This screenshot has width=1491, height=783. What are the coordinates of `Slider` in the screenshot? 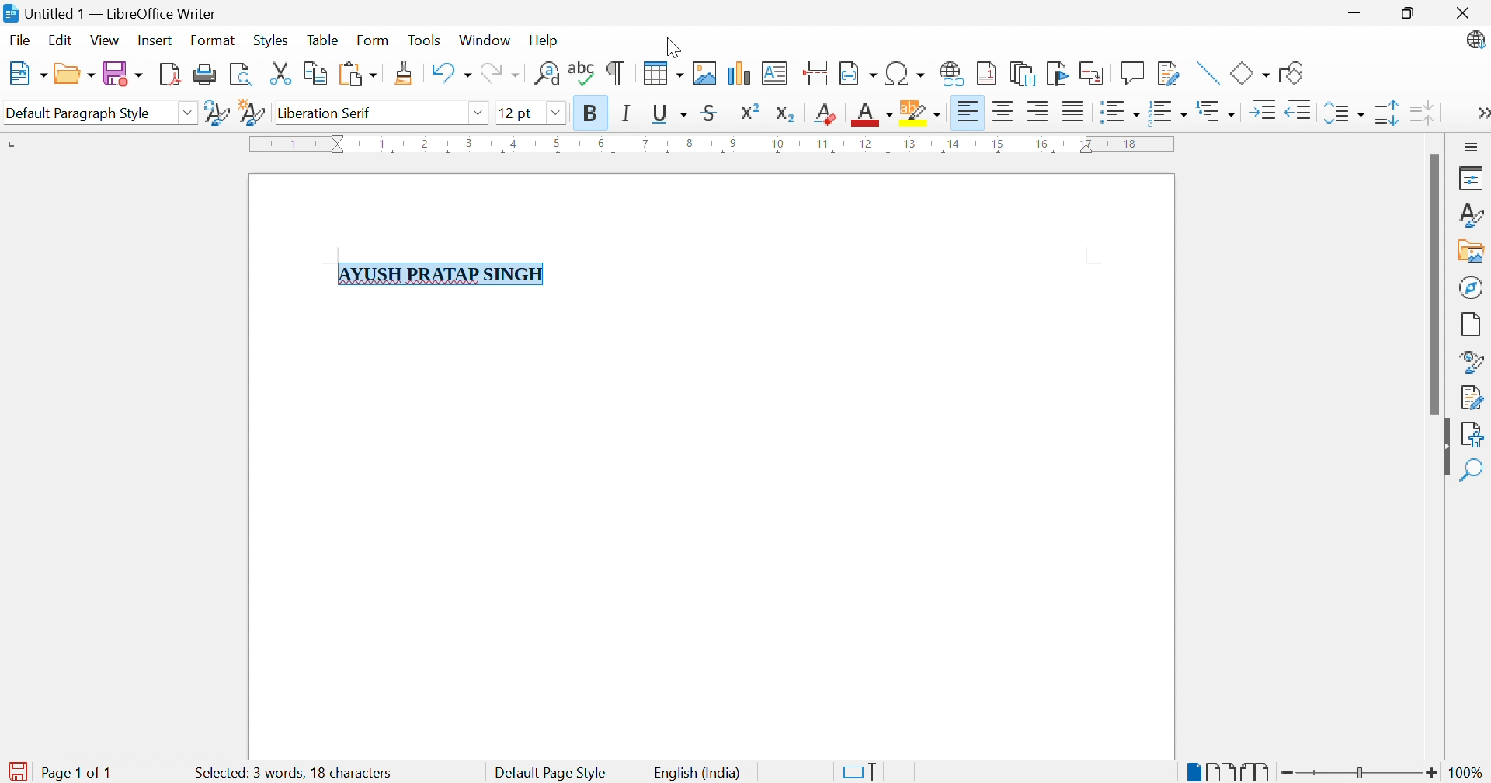 It's located at (1361, 773).